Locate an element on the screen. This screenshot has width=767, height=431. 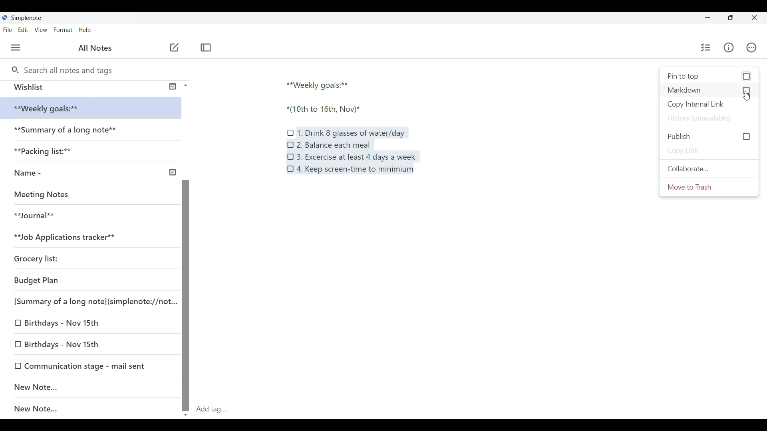
minimize is located at coordinates (713, 19).